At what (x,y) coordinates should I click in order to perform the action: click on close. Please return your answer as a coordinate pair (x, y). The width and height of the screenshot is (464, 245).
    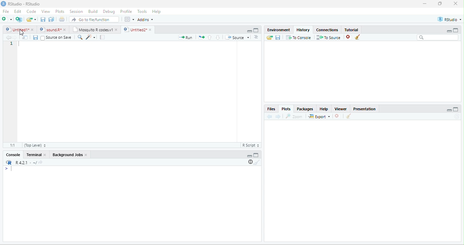
    Looking at the image, I should click on (33, 30).